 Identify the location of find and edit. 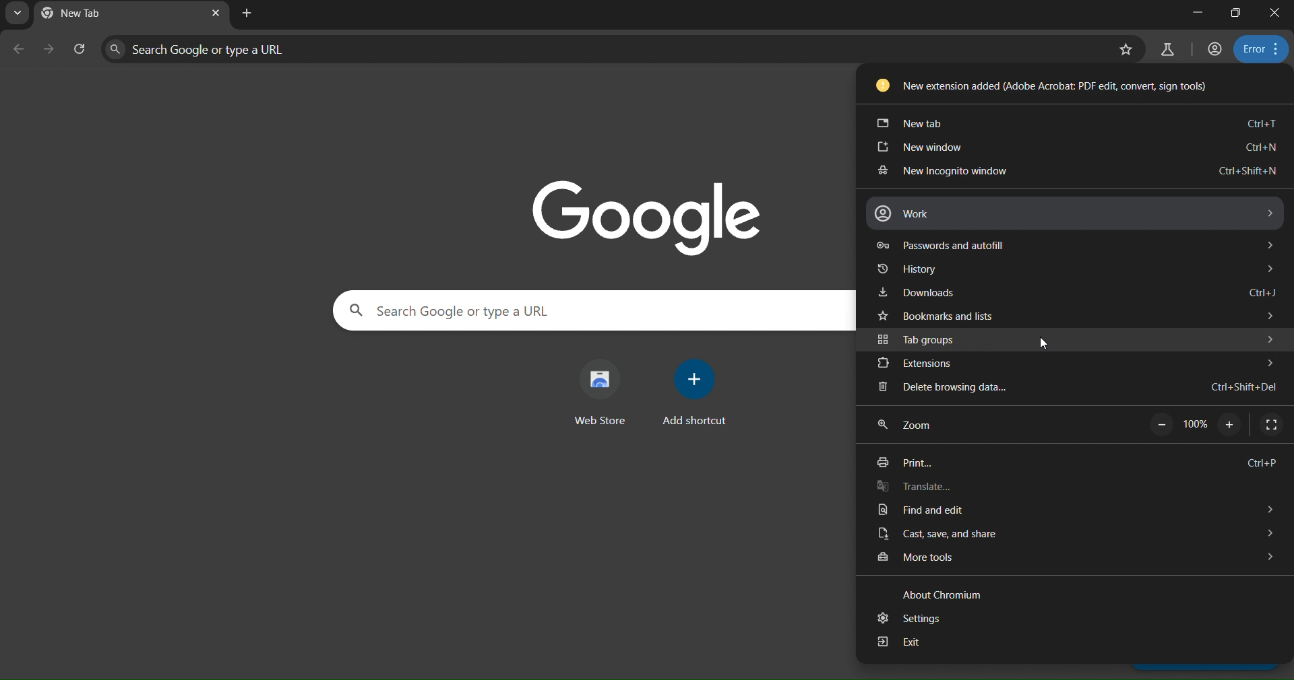
(1078, 512).